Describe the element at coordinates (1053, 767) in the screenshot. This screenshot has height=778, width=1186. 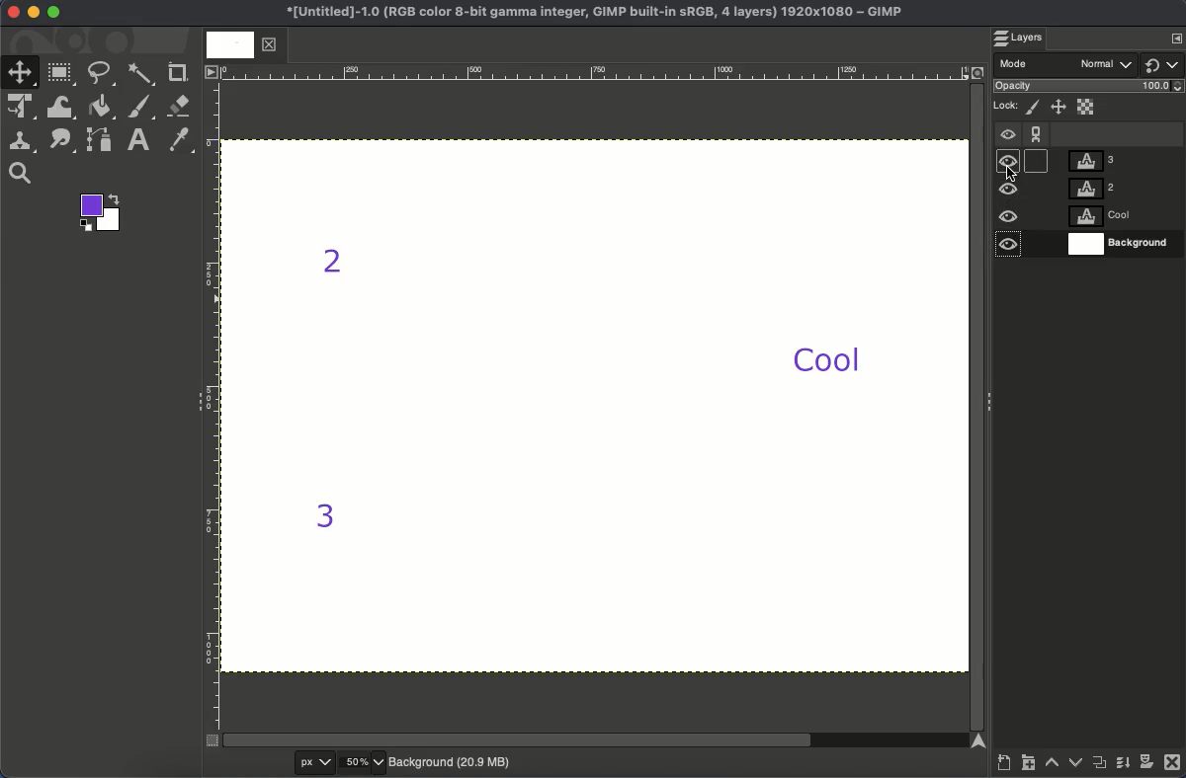
I see `Raise layer` at that location.